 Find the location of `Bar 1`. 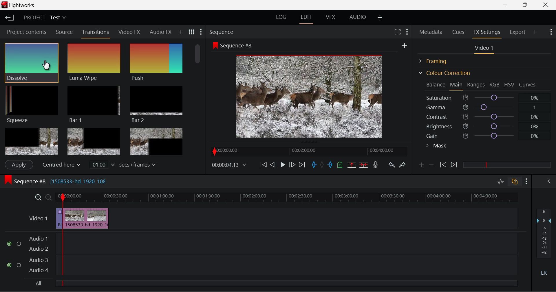

Bar 1 is located at coordinates (92, 104).